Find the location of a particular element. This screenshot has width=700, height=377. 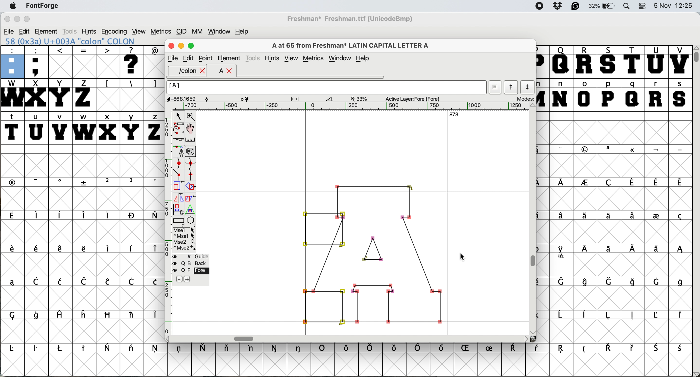

t is located at coordinates (13, 128).